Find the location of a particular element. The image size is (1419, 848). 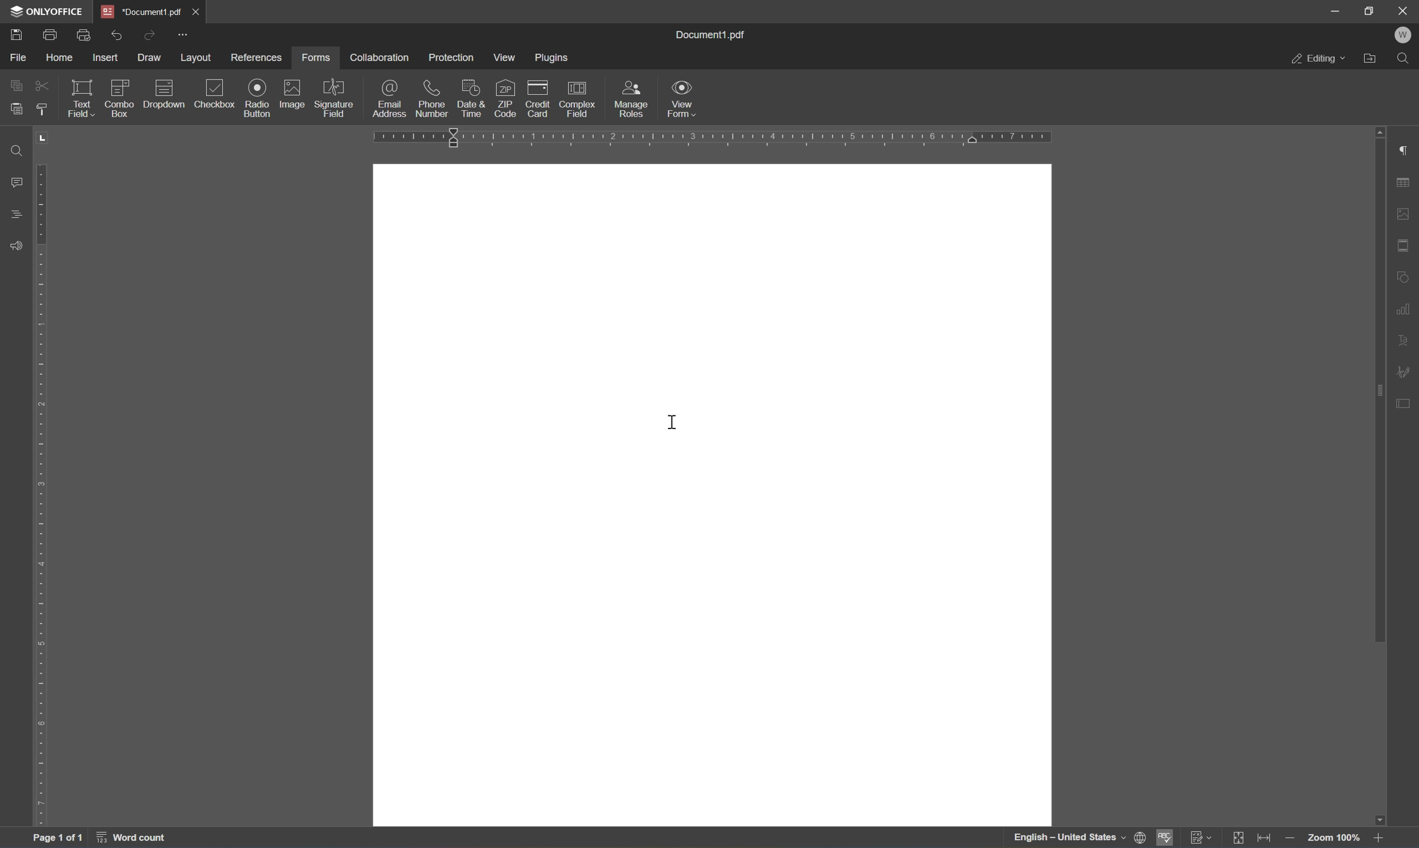

plugins is located at coordinates (550, 59).